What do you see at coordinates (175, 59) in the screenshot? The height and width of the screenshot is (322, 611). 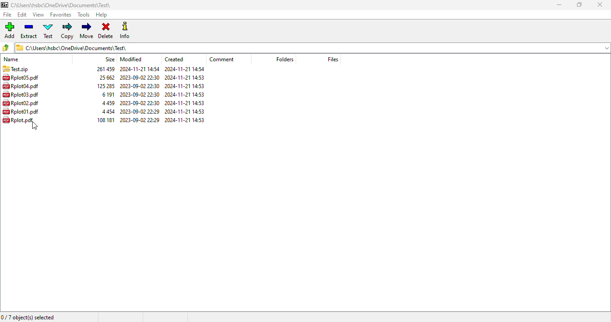 I see `created` at bounding box center [175, 59].